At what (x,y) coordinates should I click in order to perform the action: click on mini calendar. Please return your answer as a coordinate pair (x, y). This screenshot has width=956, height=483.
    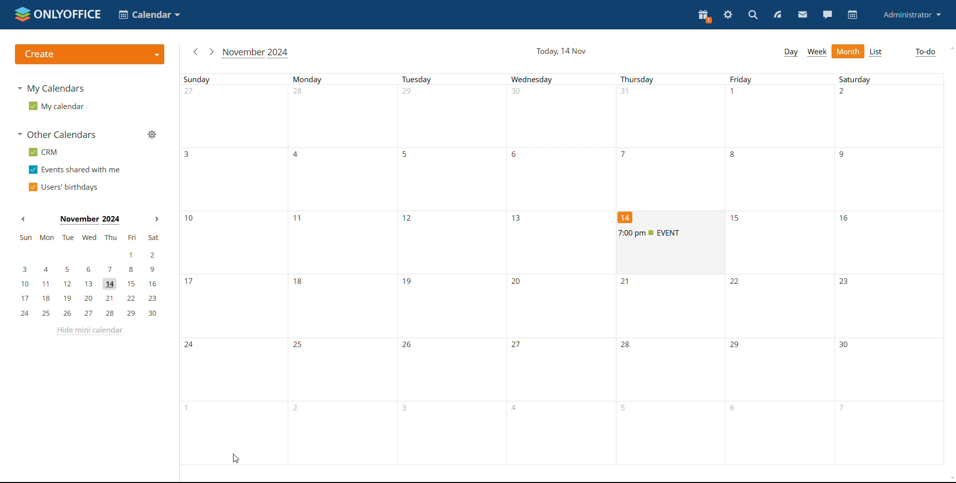
    Looking at the image, I should click on (89, 276).